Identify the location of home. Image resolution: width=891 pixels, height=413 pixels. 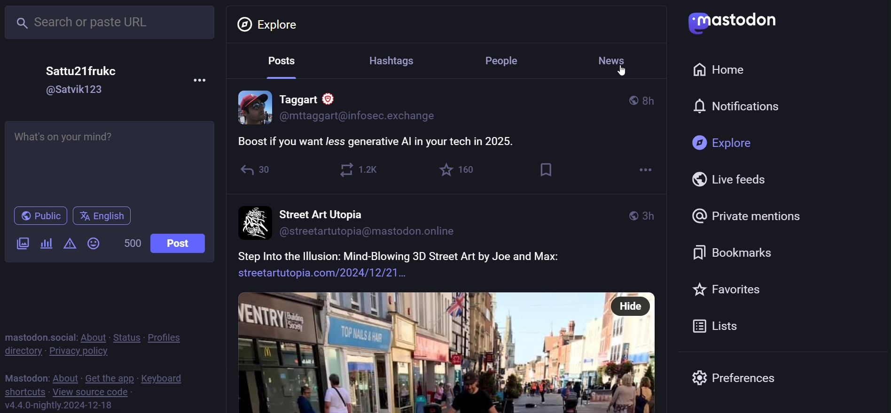
(719, 69).